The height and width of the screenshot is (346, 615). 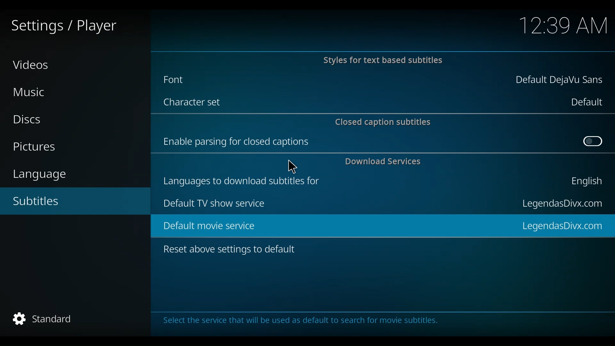 What do you see at coordinates (586, 102) in the screenshot?
I see `Default` at bounding box center [586, 102].